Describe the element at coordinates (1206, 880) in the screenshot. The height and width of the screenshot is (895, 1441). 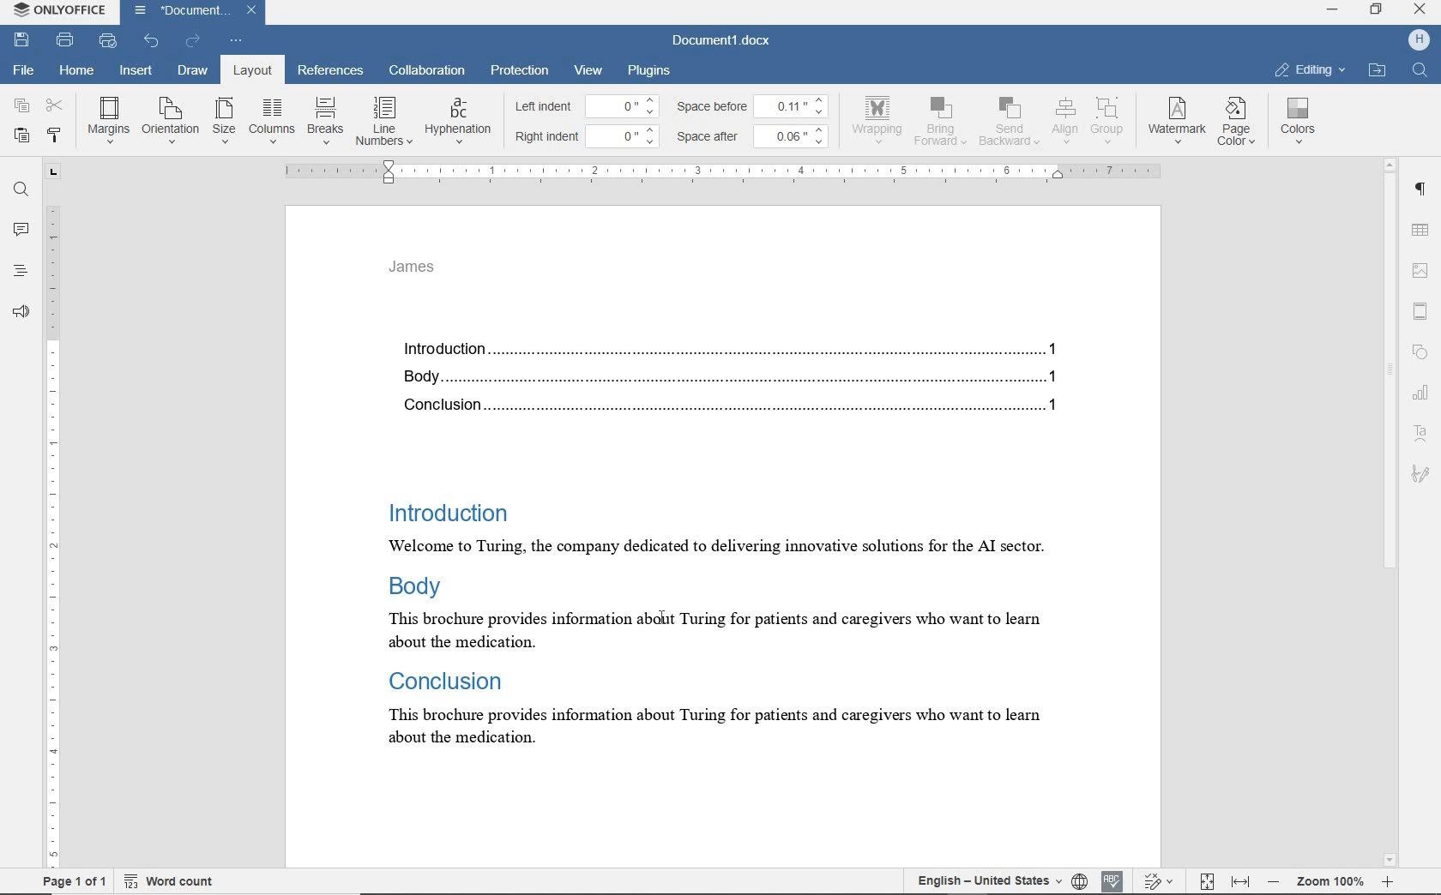
I see `fit to page` at that location.